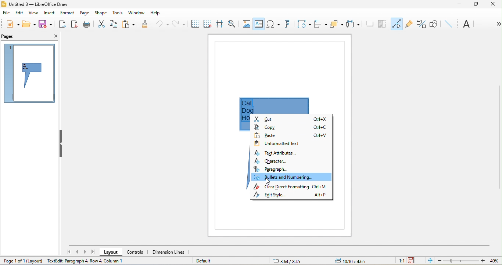  I want to click on vertical scroll bar, so click(499, 138).